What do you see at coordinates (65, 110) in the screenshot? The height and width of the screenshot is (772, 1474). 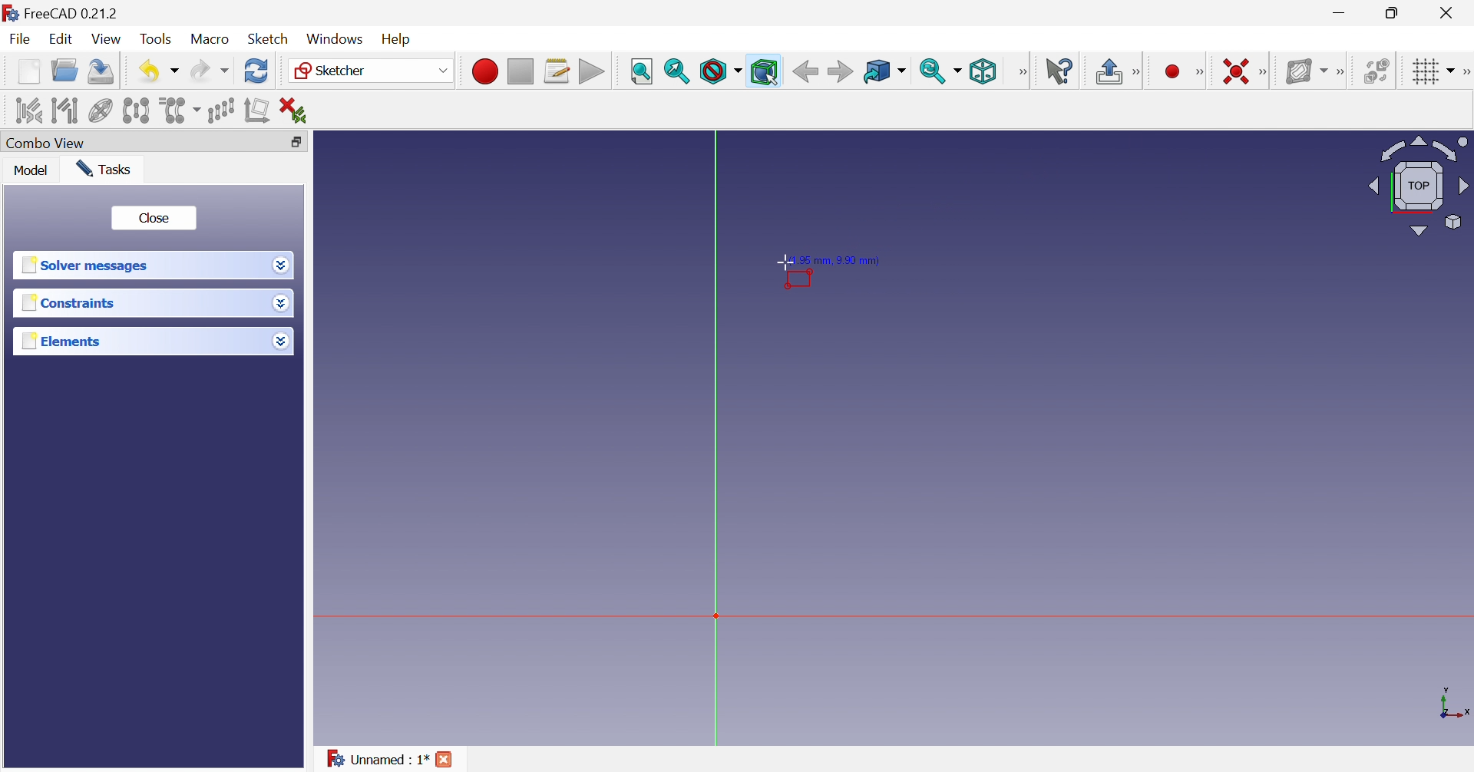 I see `Select associated geometry` at bounding box center [65, 110].